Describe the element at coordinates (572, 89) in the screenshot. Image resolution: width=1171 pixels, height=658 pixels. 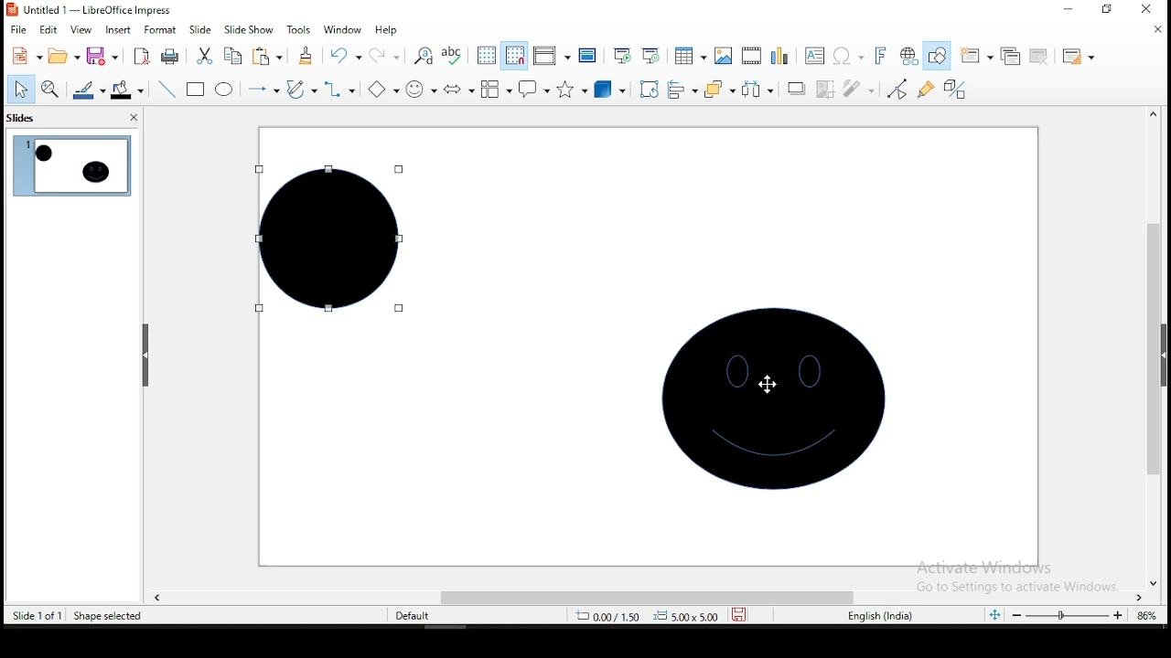
I see `stars and banners` at that location.